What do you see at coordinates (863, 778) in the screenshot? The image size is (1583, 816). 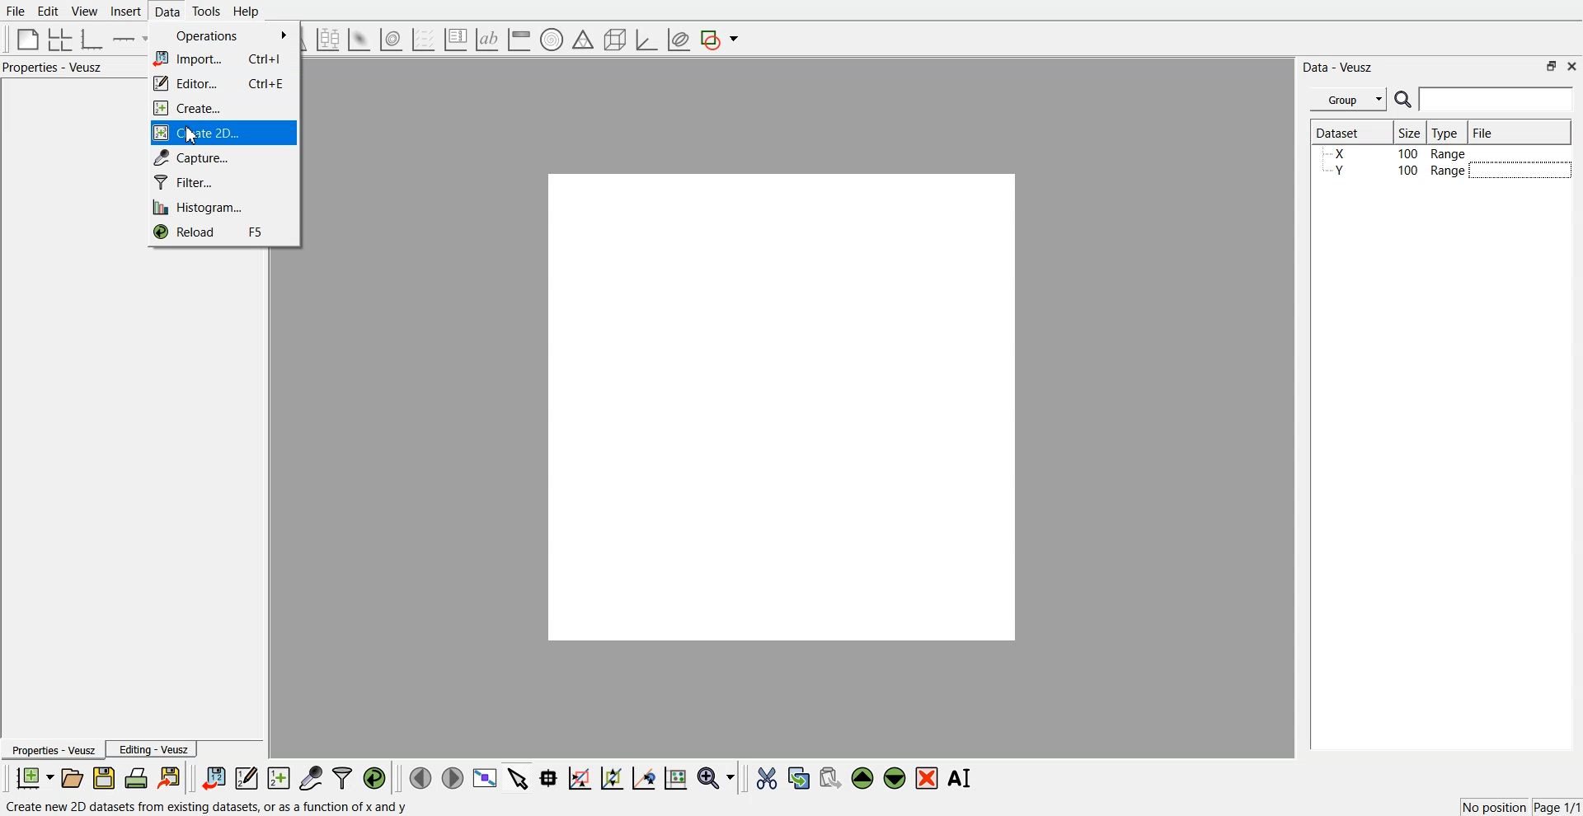 I see `Move up the selected widget` at bounding box center [863, 778].